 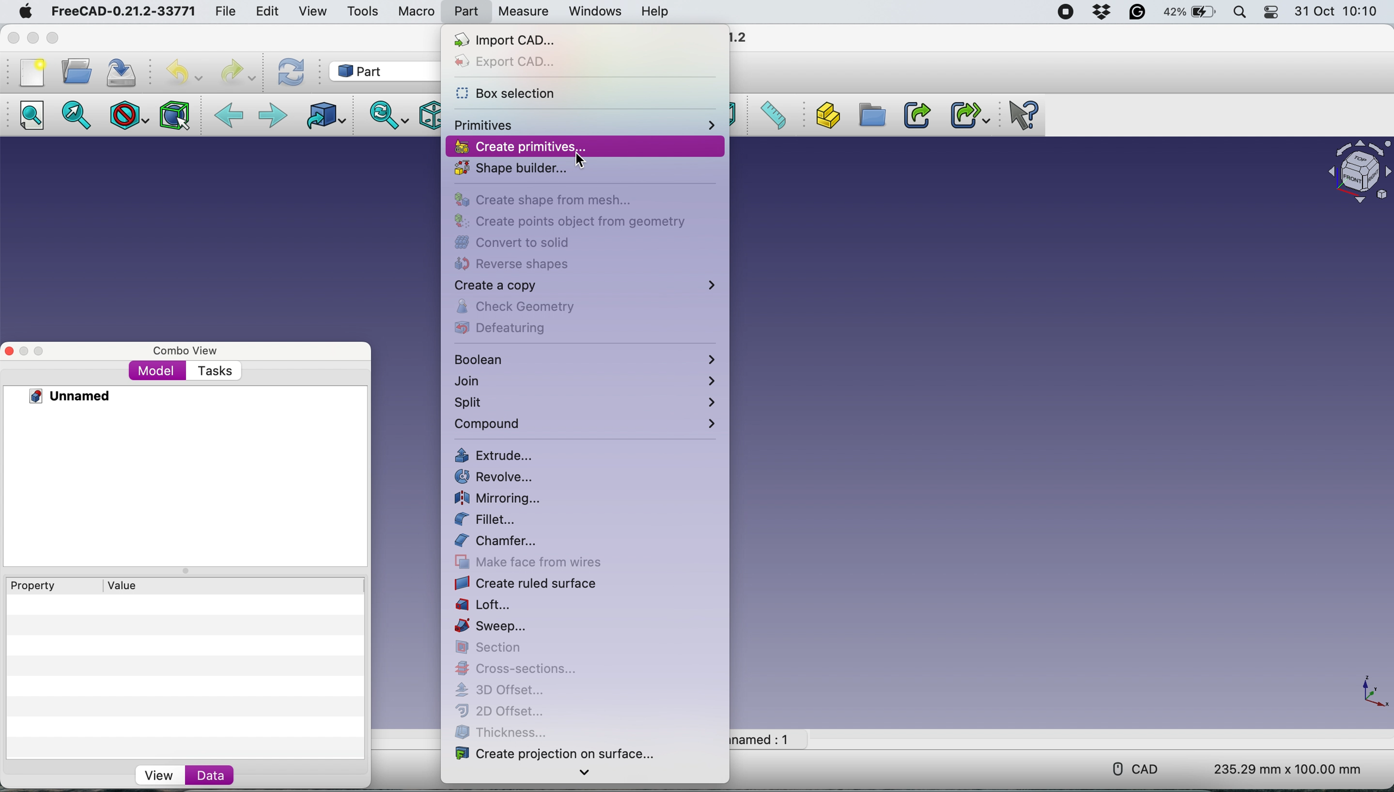 What do you see at coordinates (588, 426) in the screenshot?
I see `compound` at bounding box center [588, 426].